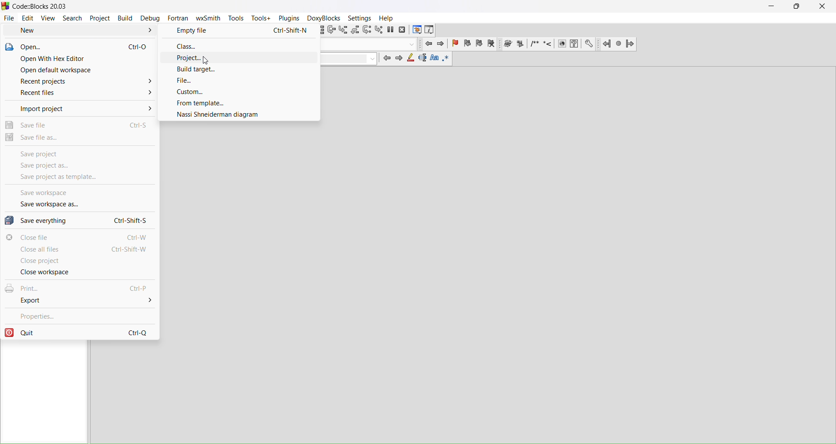 Image resolution: width=836 pixels, height=444 pixels. Describe the element at coordinates (99, 19) in the screenshot. I see `project` at that location.